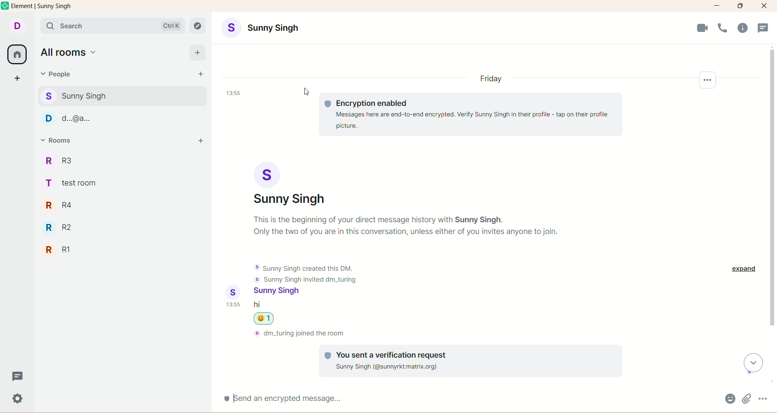 Image resolution: width=777 pixels, height=413 pixels. What do you see at coordinates (772, 215) in the screenshot?
I see `vertical scroll bar` at bounding box center [772, 215].